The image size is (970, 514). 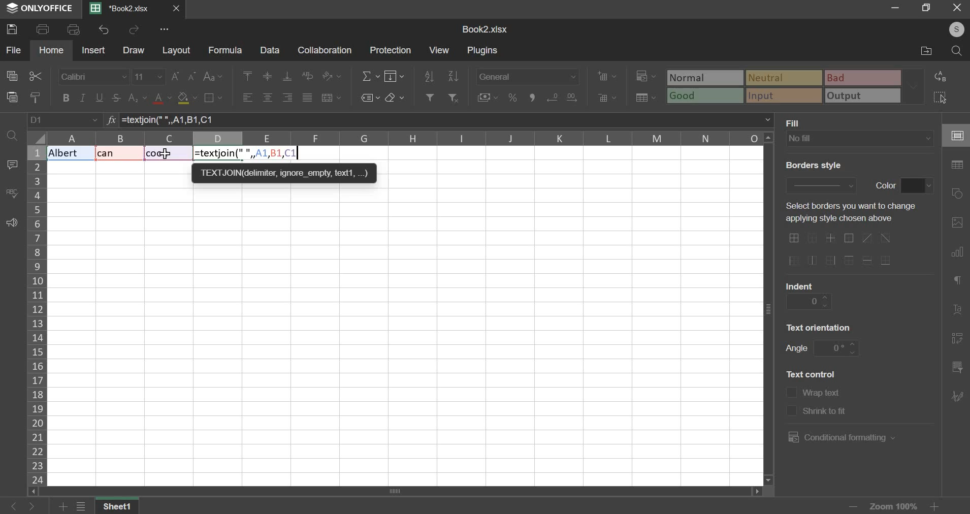 I want to click on shapes, so click(x=959, y=194).